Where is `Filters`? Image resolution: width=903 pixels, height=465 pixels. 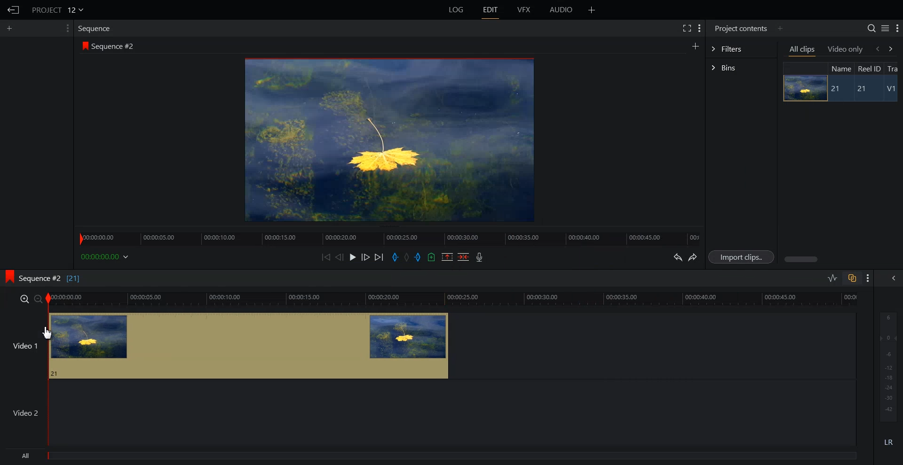
Filters is located at coordinates (741, 48).